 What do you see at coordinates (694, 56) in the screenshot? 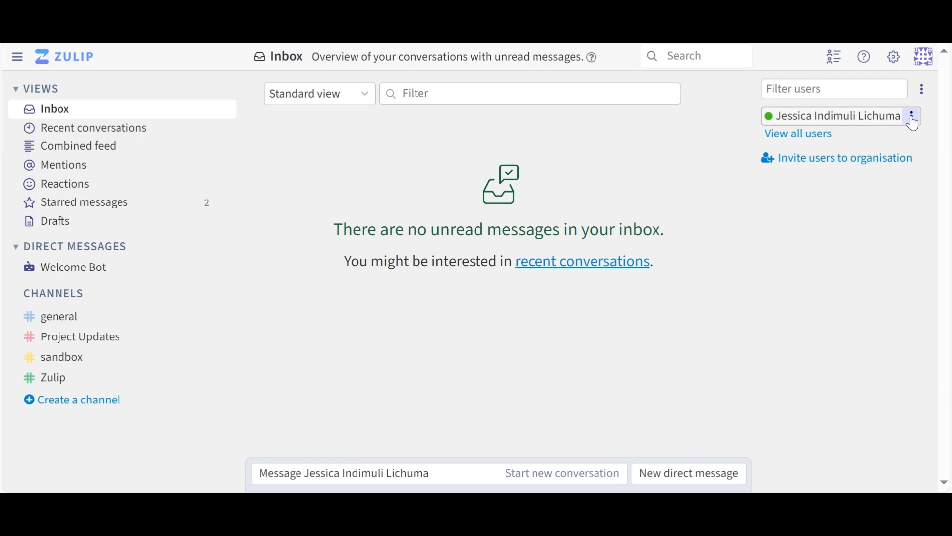
I see `Search` at bounding box center [694, 56].